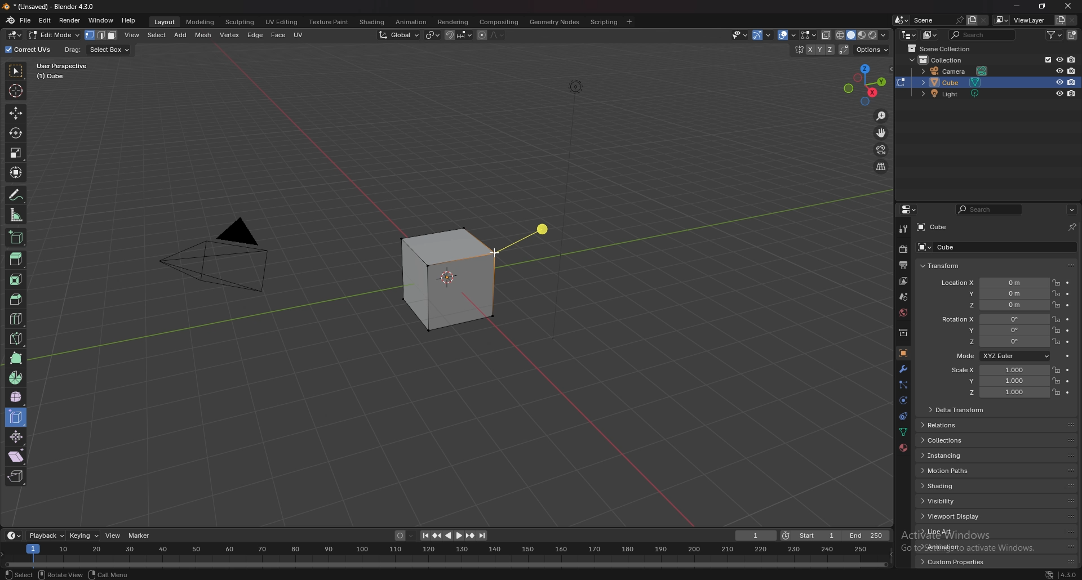 The image size is (1082, 580). I want to click on show overlays, so click(807, 35).